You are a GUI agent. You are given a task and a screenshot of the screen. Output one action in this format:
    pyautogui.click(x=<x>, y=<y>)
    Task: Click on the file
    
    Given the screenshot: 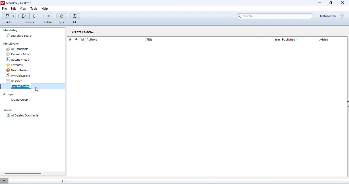 What is the action you would take?
    pyautogui.click(x=5, y=8)
    